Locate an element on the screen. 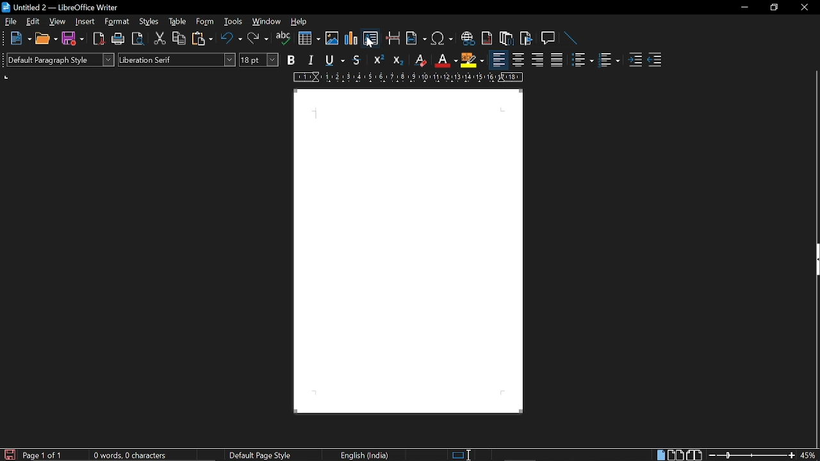 The image size is (820, 461). scale is located at coordinates (408, 77).